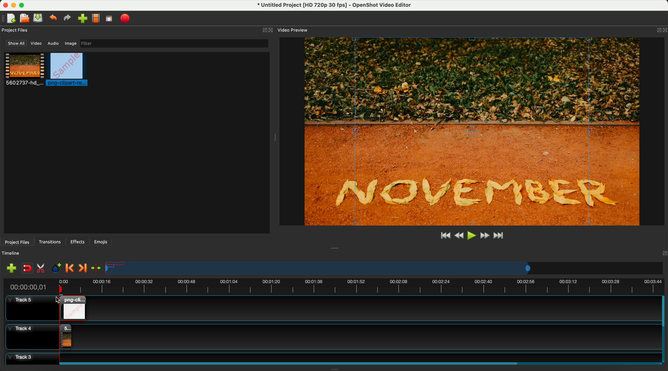  What do you see at coordinates (24, 5) in the screenshot?
I see `maximize` at bounding box center [24, 5].